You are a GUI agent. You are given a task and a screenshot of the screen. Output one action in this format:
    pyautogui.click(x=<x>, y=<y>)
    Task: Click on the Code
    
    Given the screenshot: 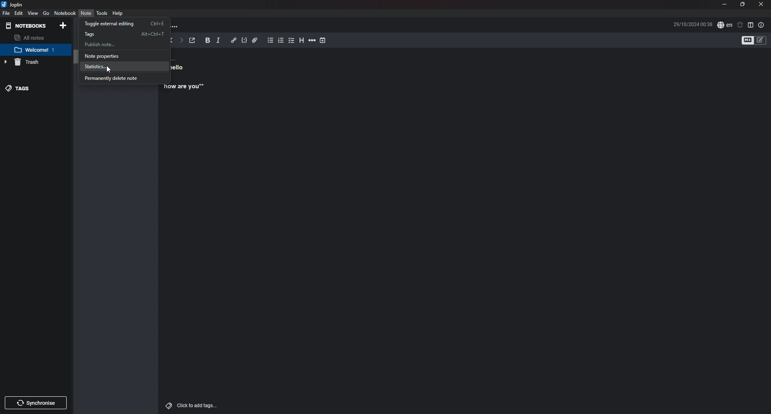 What is the action you would take?
    pyautogui.click(x=244, y=40)
    